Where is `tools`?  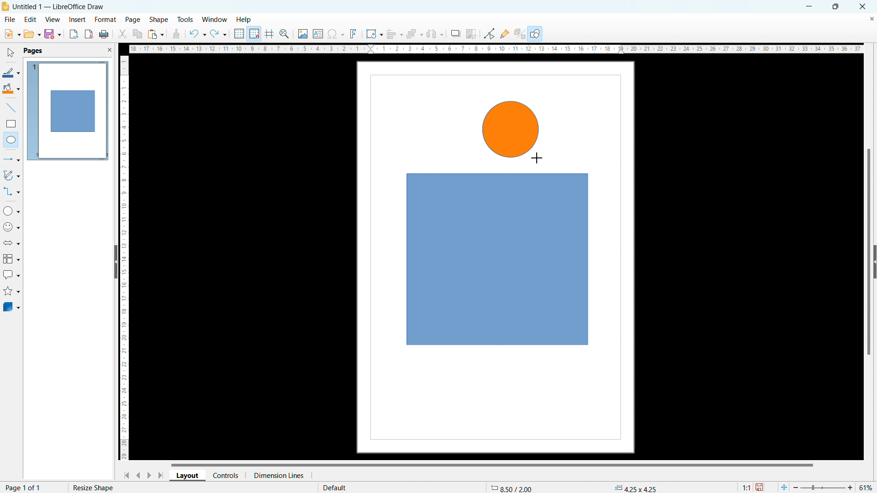 tools is located at coordinates (186, 19).